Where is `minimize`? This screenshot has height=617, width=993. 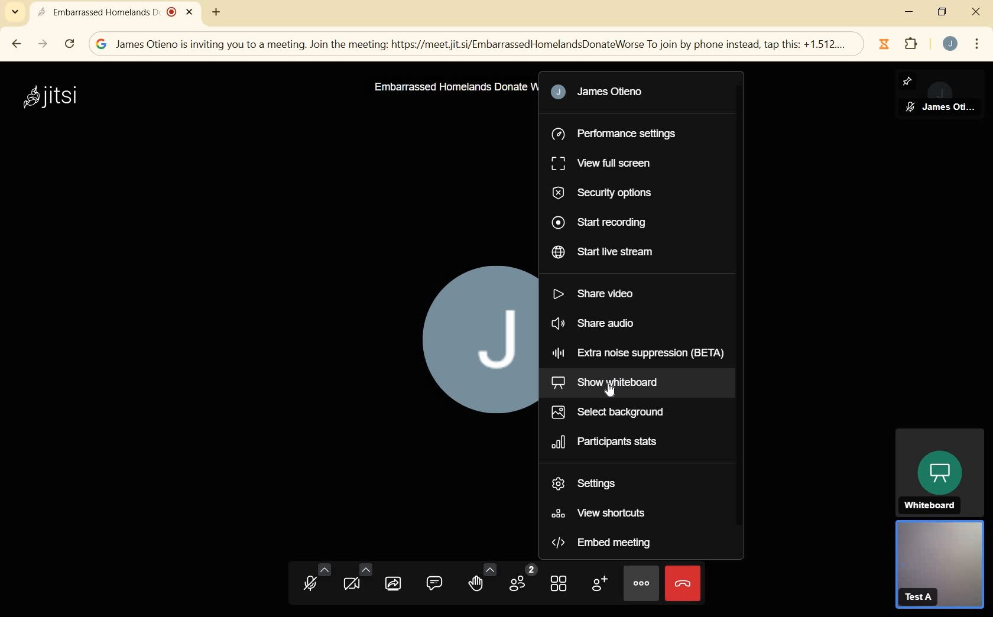 minimize is located at coordinates (908, 11).